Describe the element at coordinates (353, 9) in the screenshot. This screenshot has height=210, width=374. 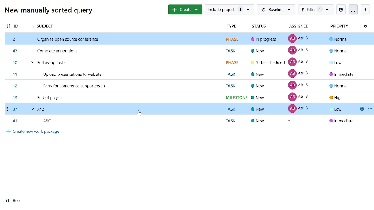
I see `activate zen mode` at that location.